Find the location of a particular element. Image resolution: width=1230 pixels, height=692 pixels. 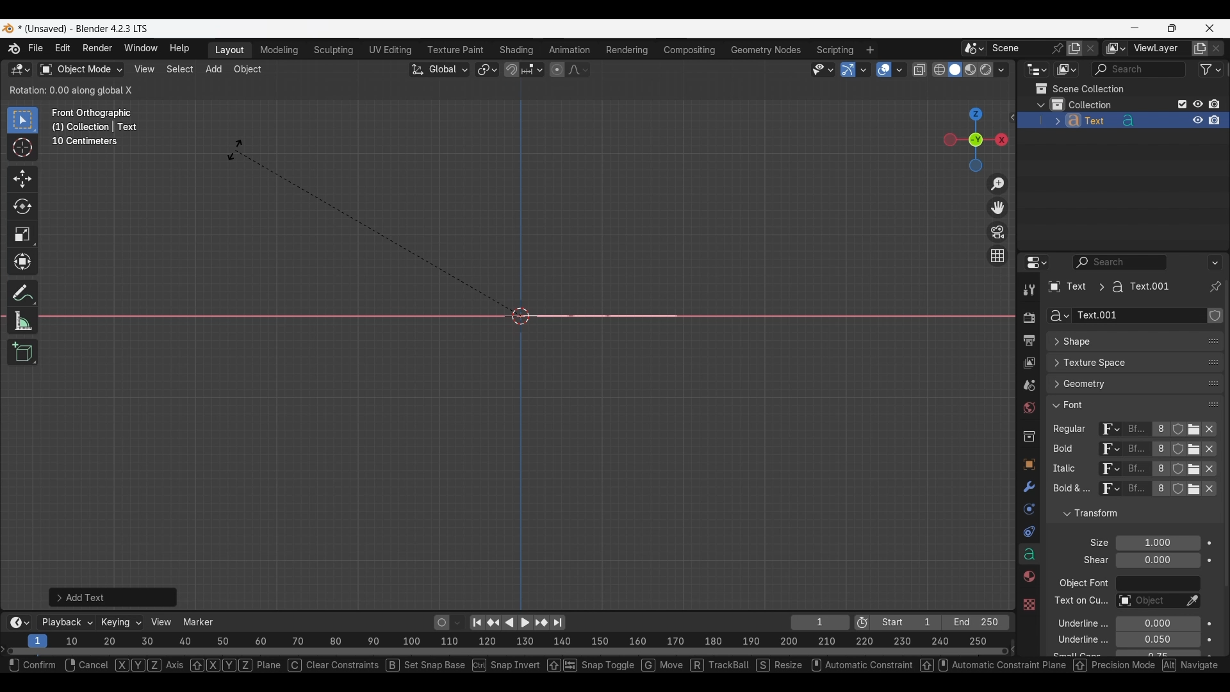

Minimize is located at coordinates (1135, 28).